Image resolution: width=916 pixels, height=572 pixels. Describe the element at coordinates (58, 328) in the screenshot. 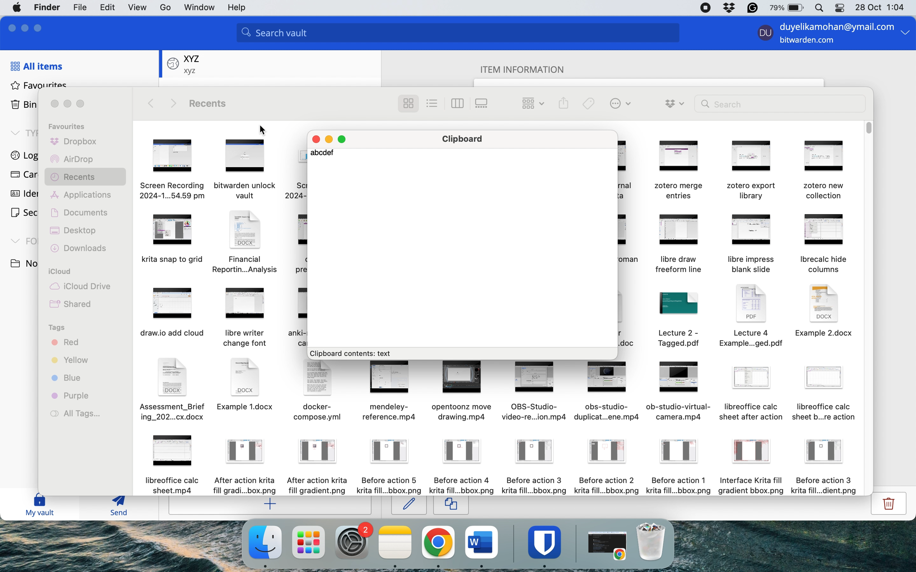

I see `tags` at that location.